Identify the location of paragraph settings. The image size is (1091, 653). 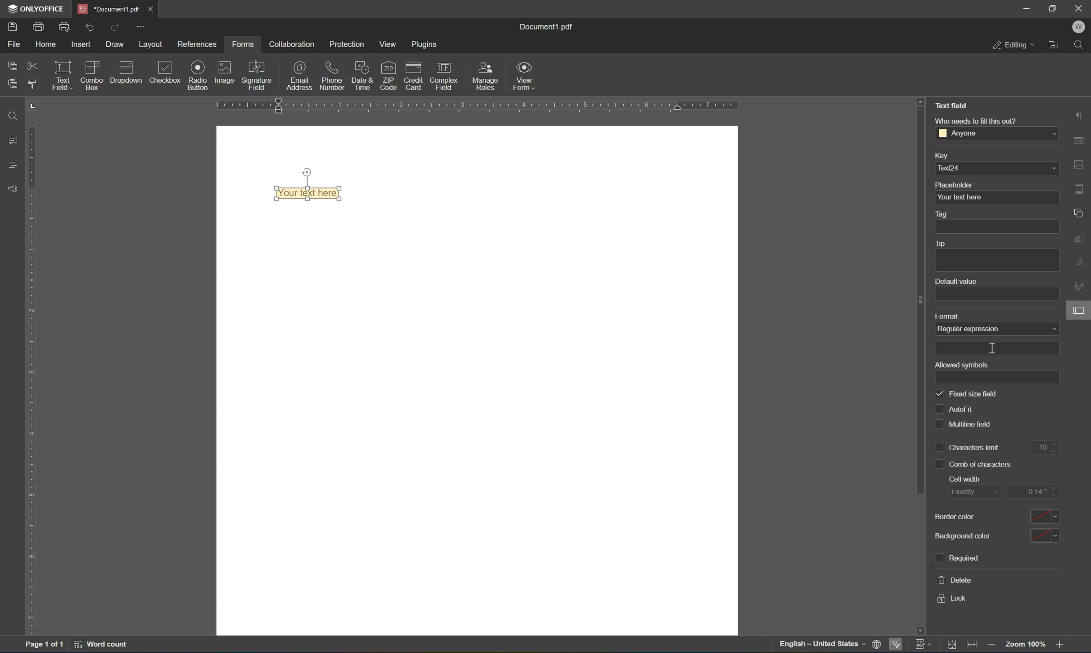
(1080, 114).